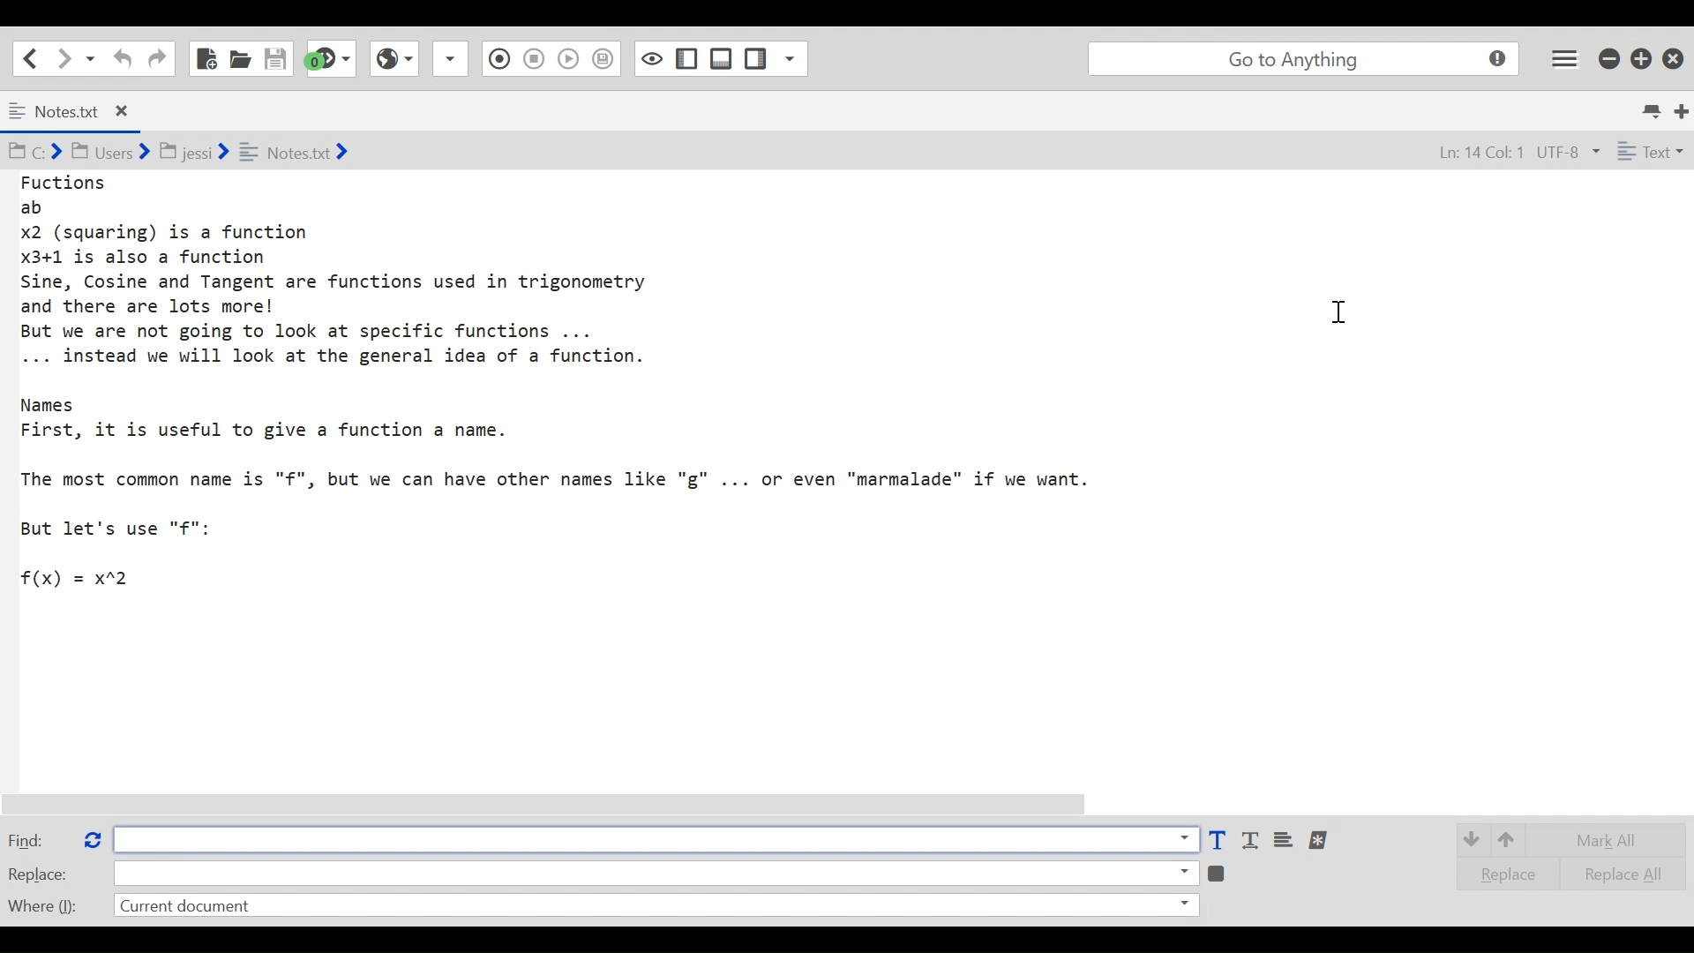 The height and width of the screenshot is (953, 1694). I want to click on Replace Button, so click(91, 837).